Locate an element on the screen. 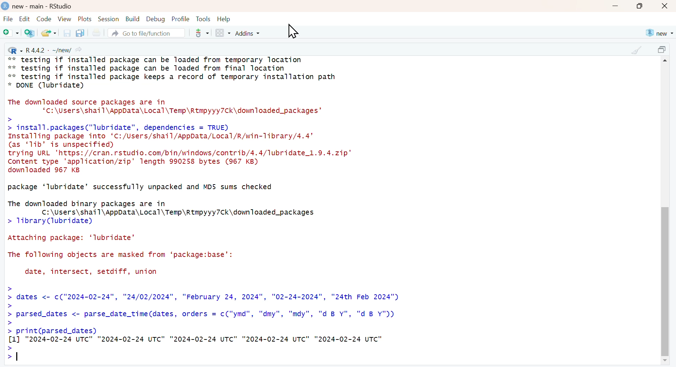 Image resolution: width=676 pixels, height=367 pixels. Workspace panes is located at coordinates (223, 34).